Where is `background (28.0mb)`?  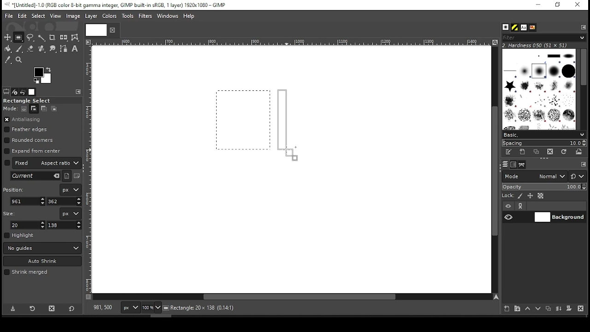
background (28.0mb) is located at coordinates (226, 308).